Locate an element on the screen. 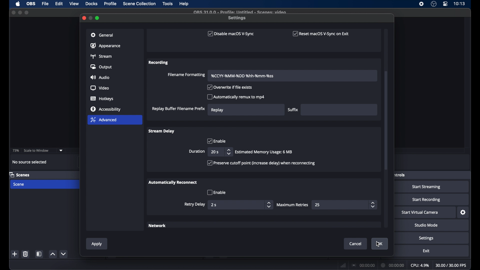 The width and height of the screenshot is (480, 270). docks is located at coordinates (92, 4).